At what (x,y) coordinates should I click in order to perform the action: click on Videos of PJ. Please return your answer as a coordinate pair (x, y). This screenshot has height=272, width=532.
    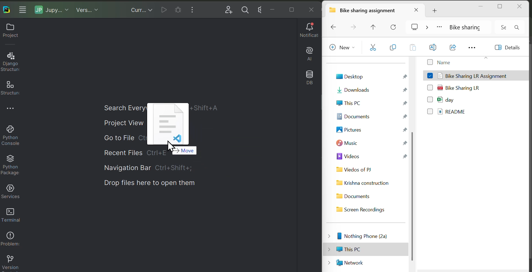
    Looking at the image, I should click on (372, 169).